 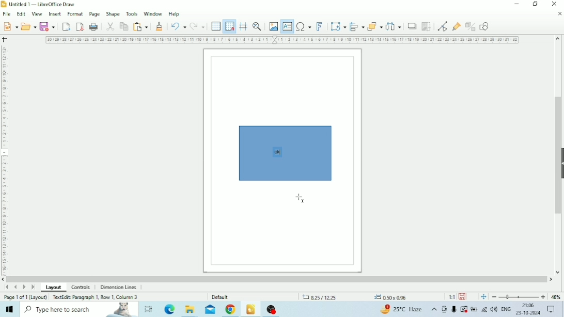 What do you see at coordinates (518, 297) in the screenshot?
I see `Zoom Out/In` at bounding box center [518, 297].